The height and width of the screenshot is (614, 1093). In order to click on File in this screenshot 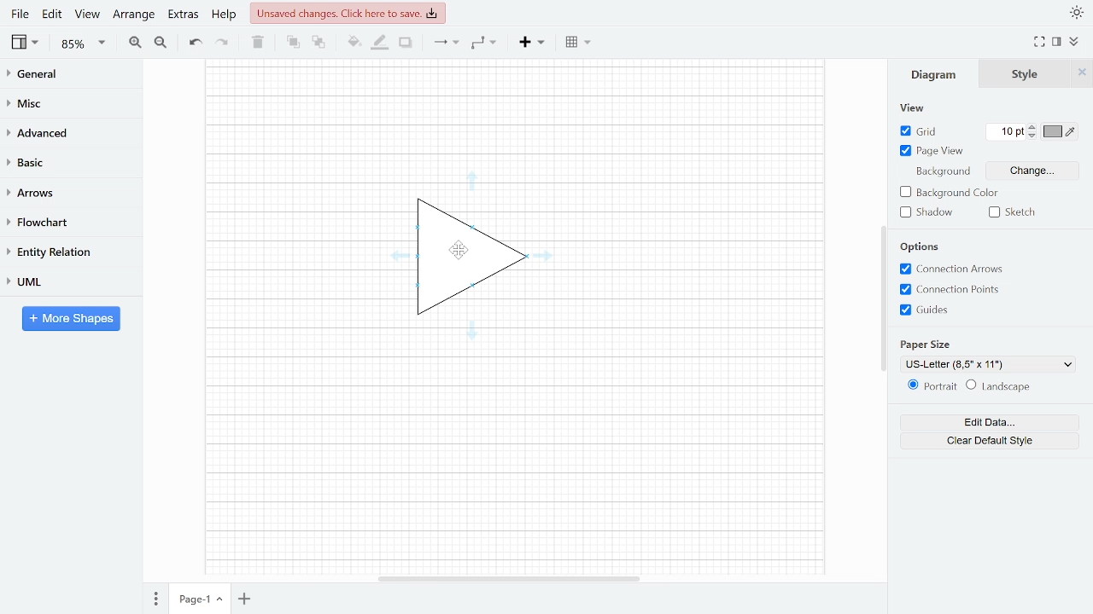, I will do `click(20, 14)`.